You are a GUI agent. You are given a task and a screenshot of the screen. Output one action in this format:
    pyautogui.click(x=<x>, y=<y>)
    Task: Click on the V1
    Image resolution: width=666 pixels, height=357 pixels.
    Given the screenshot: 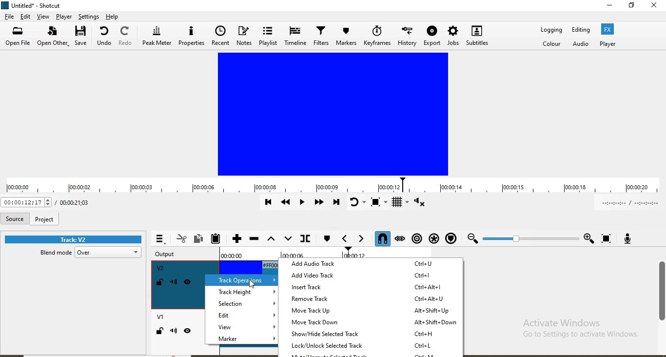 What is the action you would take?
    pyautogui.click(x=159, y=318)
    